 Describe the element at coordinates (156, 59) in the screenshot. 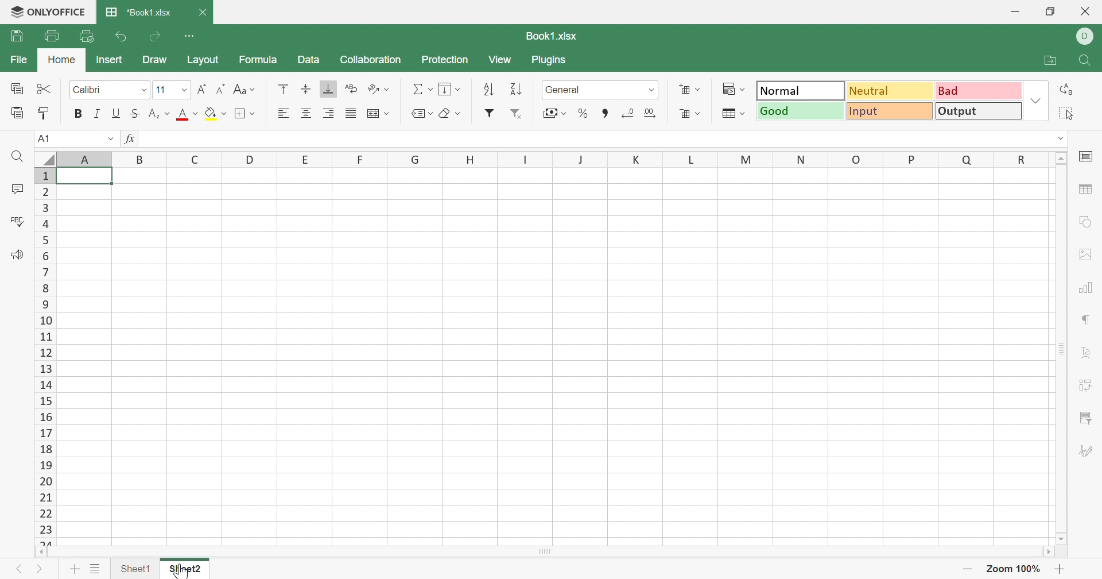

I see `Draw` at that location.